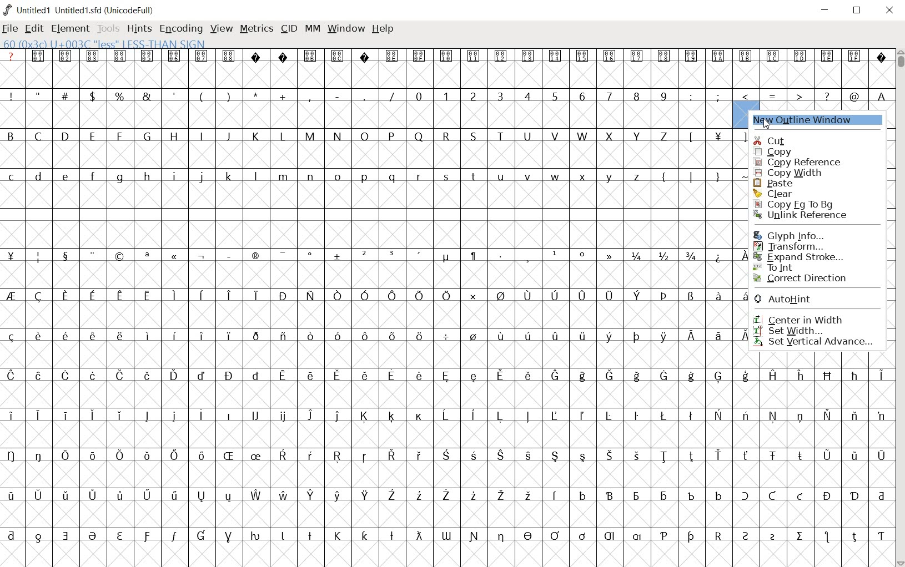 Image resolution: width=905 pixels, height=567 pixels. I want to click on encoding, so click(179, 28).